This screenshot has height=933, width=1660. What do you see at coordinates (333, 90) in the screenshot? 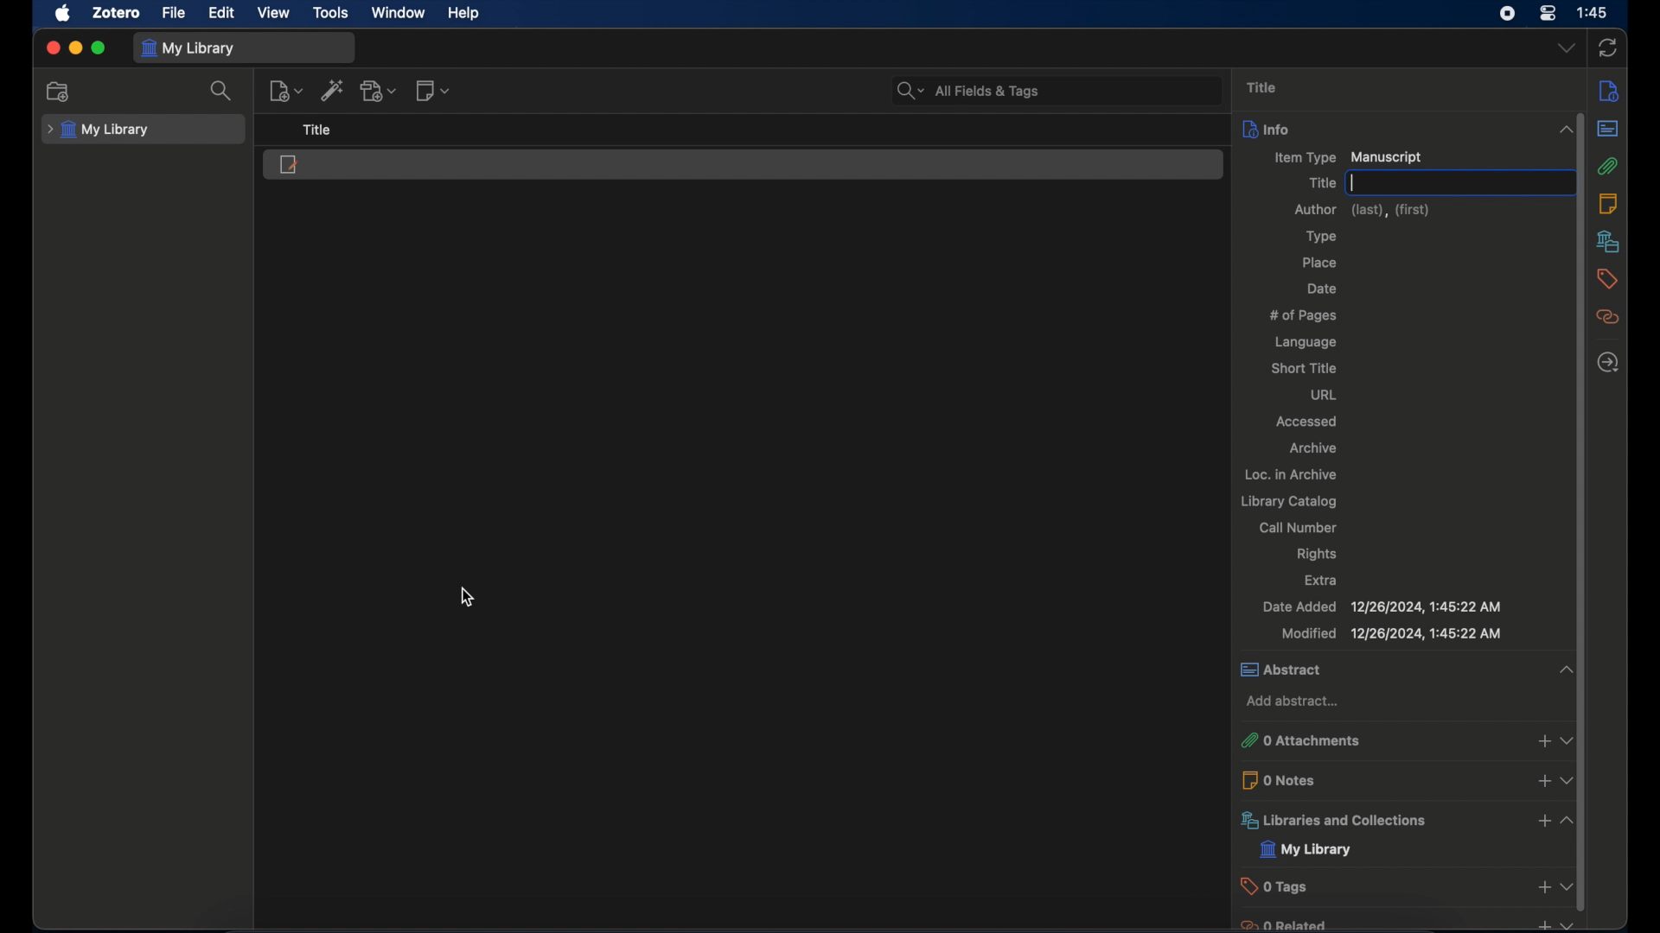
I see `add item by  identifier` at bounding box center [333, 90].